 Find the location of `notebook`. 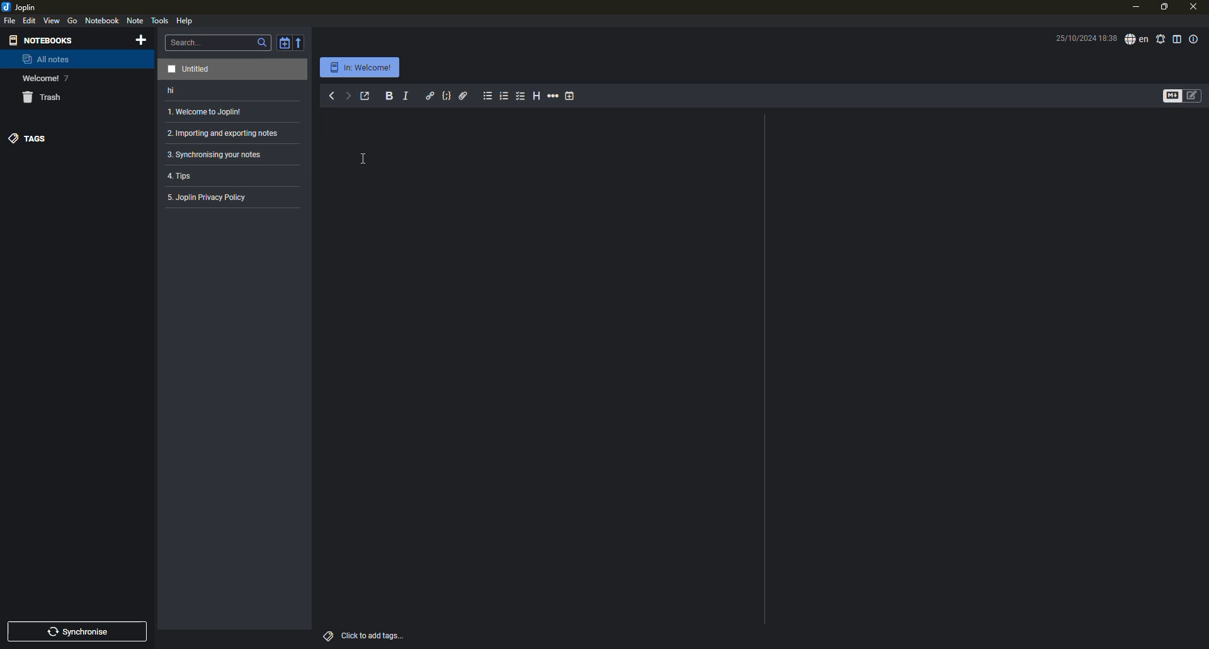

notebook is located at coordinates (103, 21).